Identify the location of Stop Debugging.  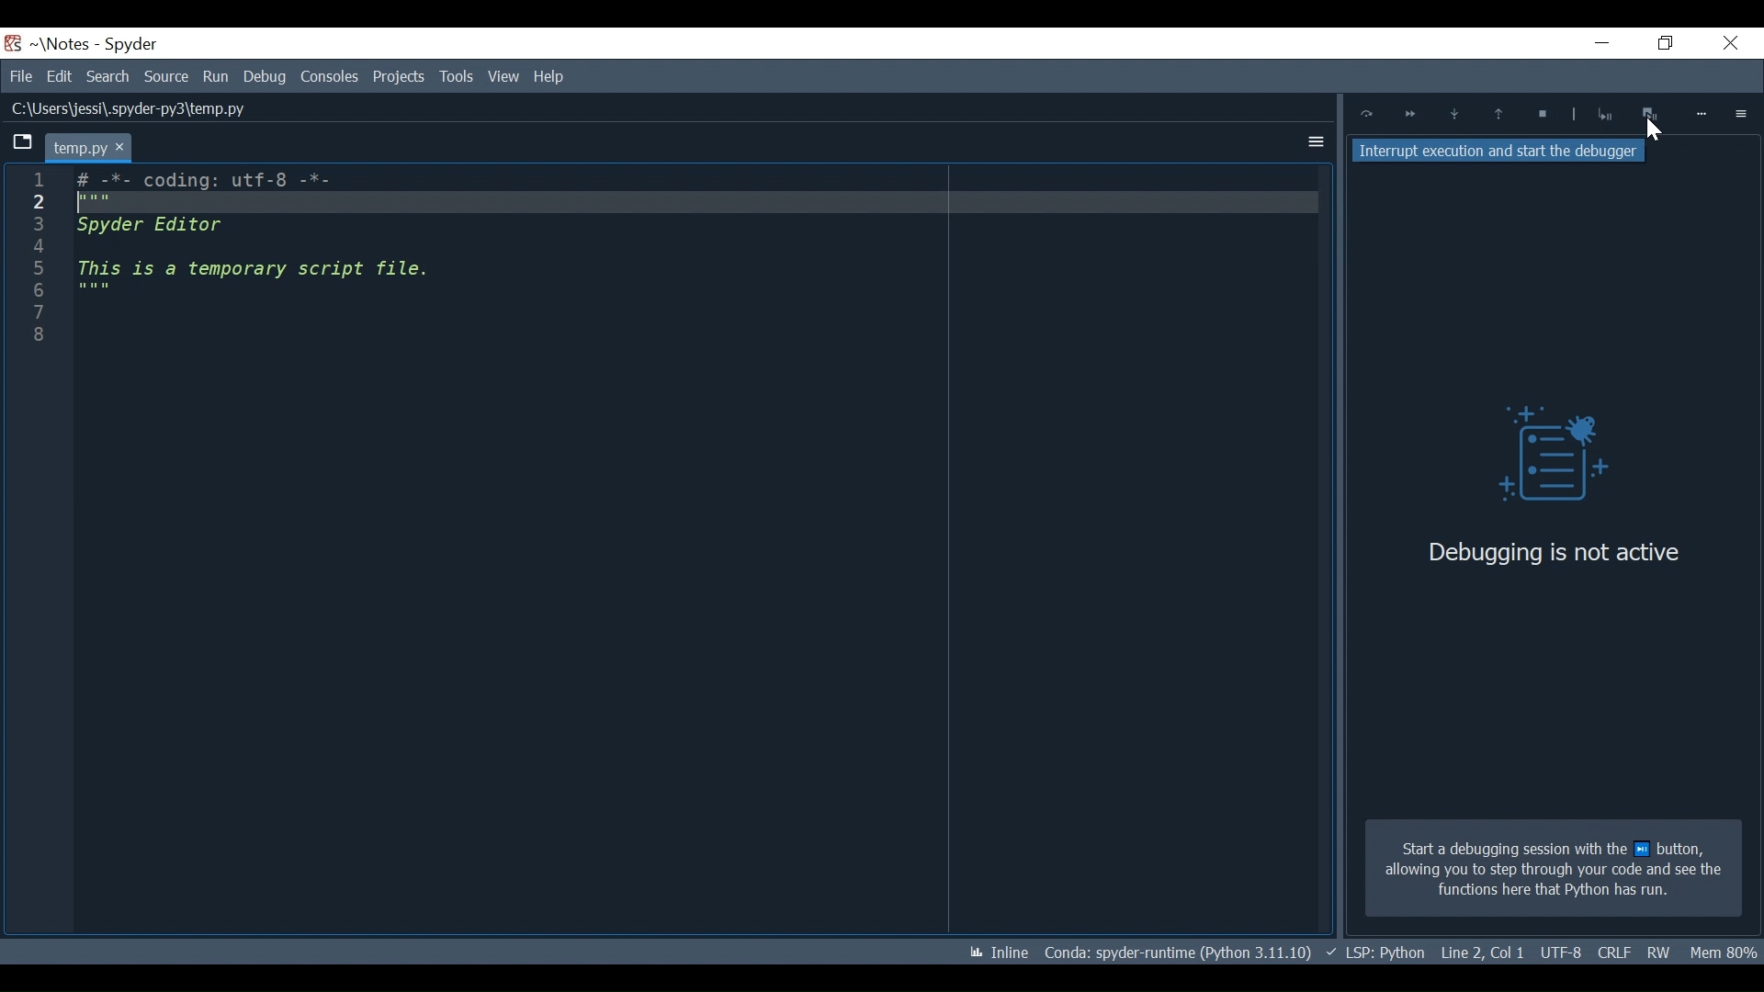
(1544, 114).